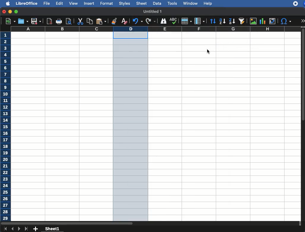  What do you see at coordinates (27, 229) in the screenshot?
I see `last sheet` at bounding box center [27, 229].